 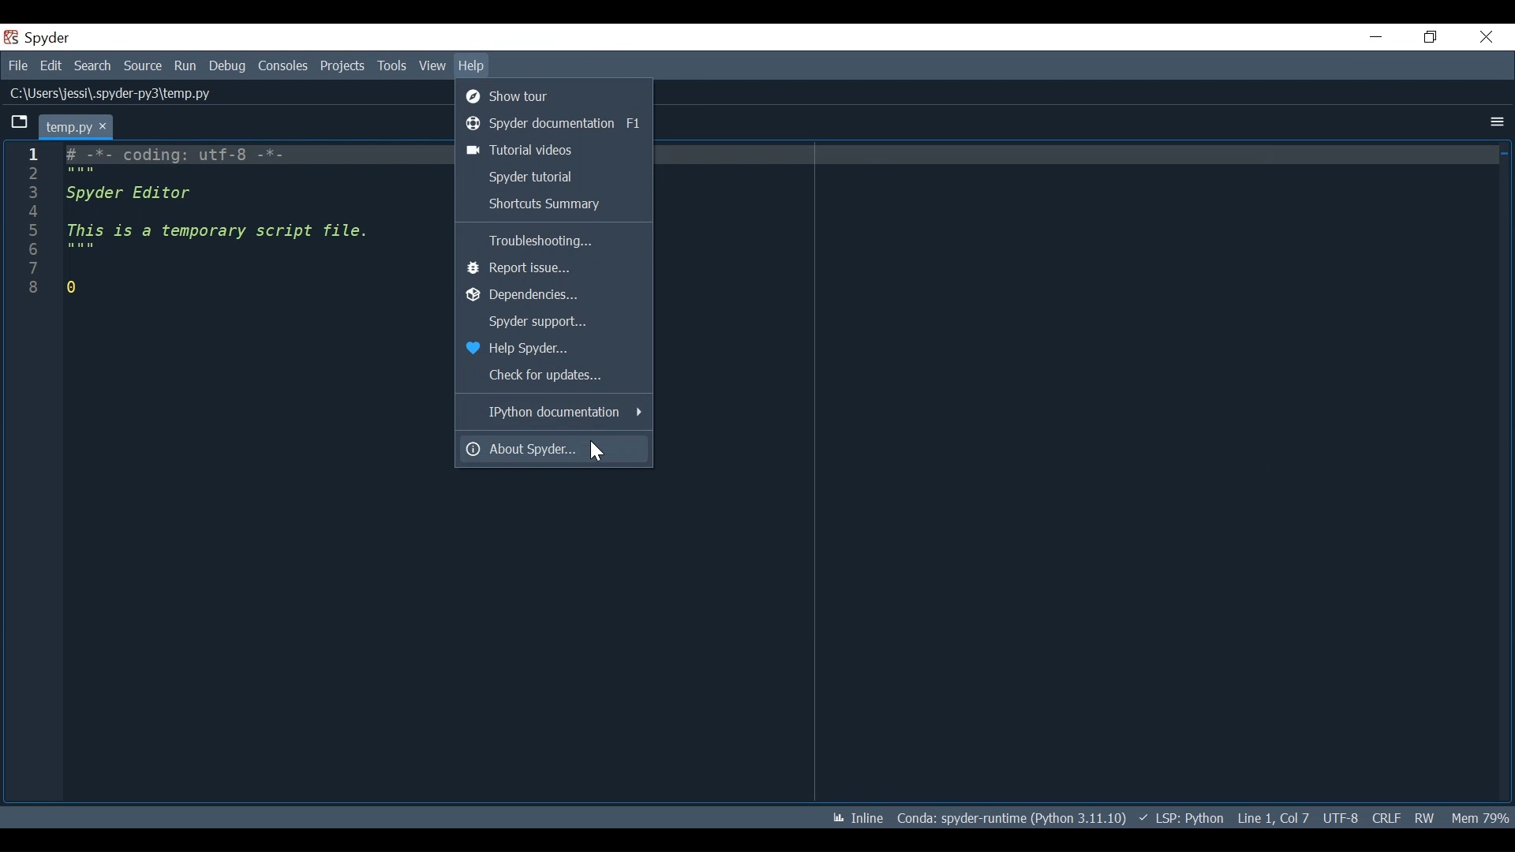 What do you see at coordinates (551, 294) in the screenshot?
I see `Dependencies` at bounding box center [551, 294].